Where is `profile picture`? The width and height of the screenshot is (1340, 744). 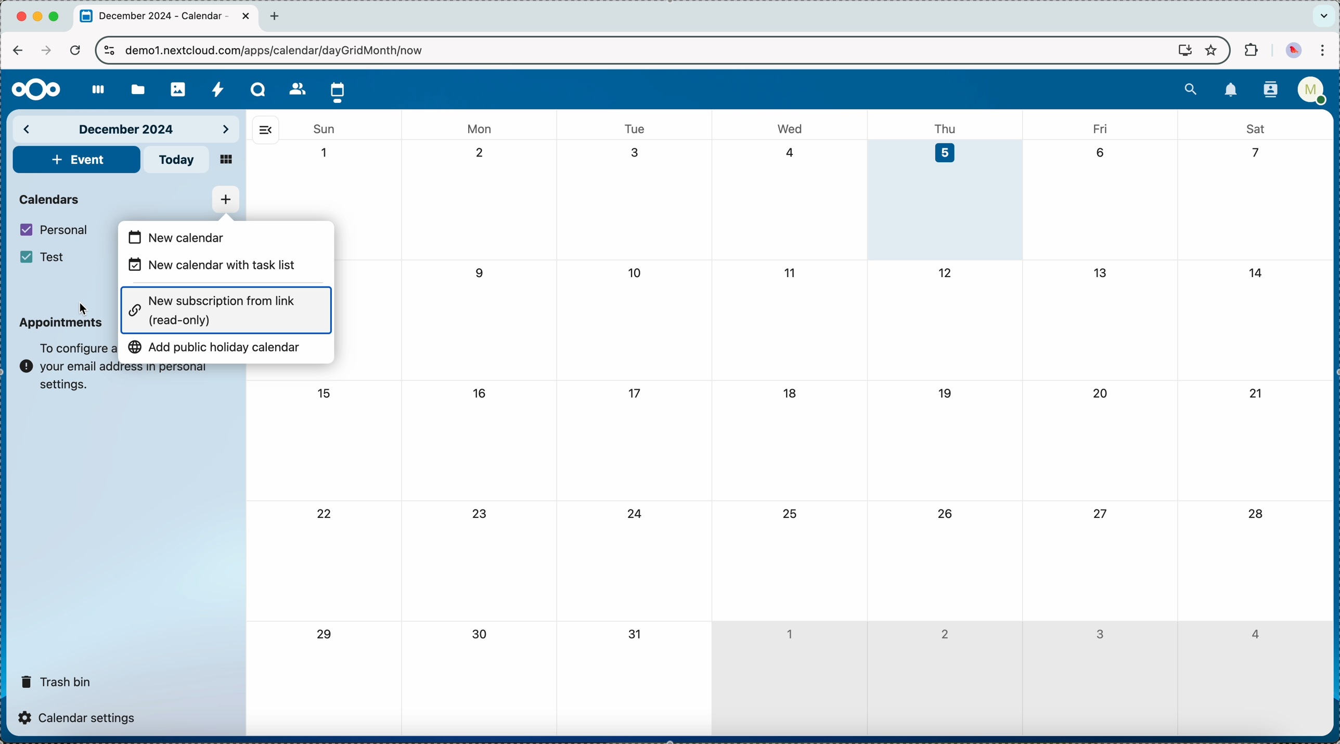 profile picture is located at coordinates (1293, 50).